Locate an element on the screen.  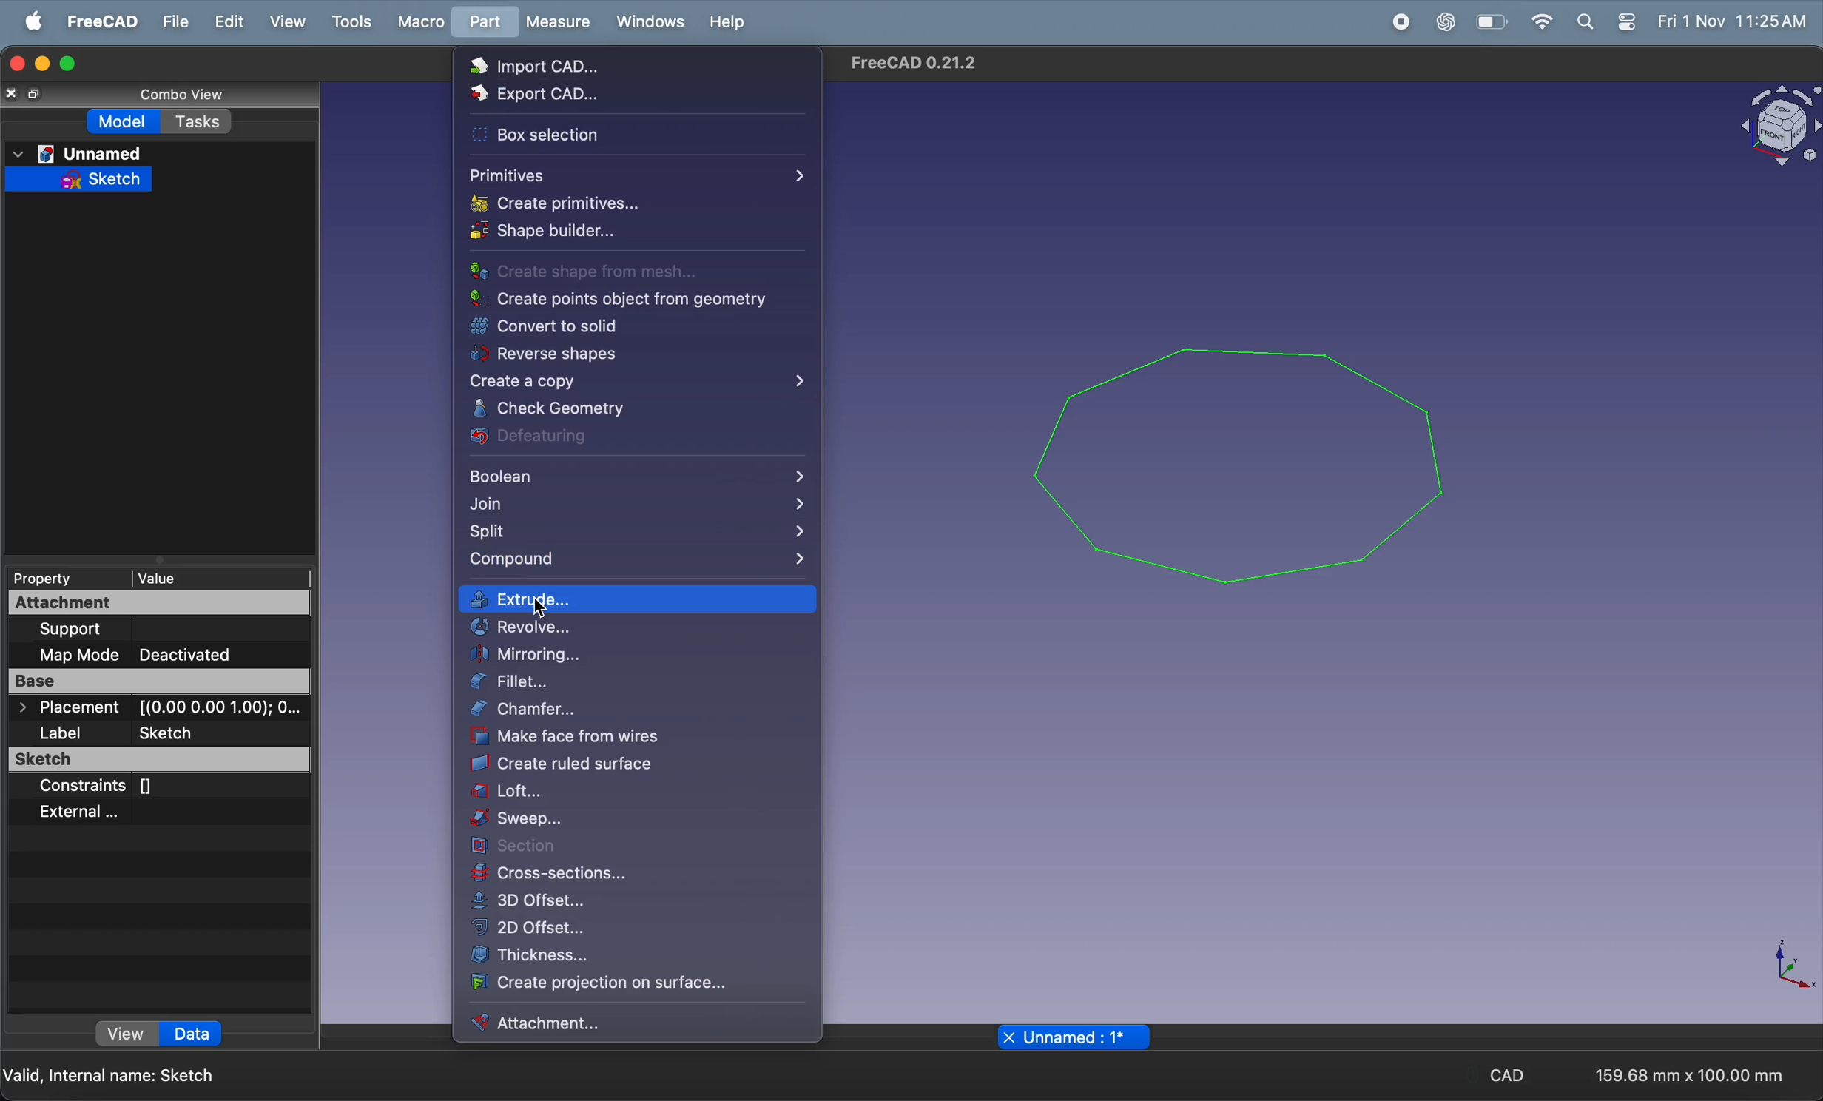
tools is located at coordinates (349, 21).